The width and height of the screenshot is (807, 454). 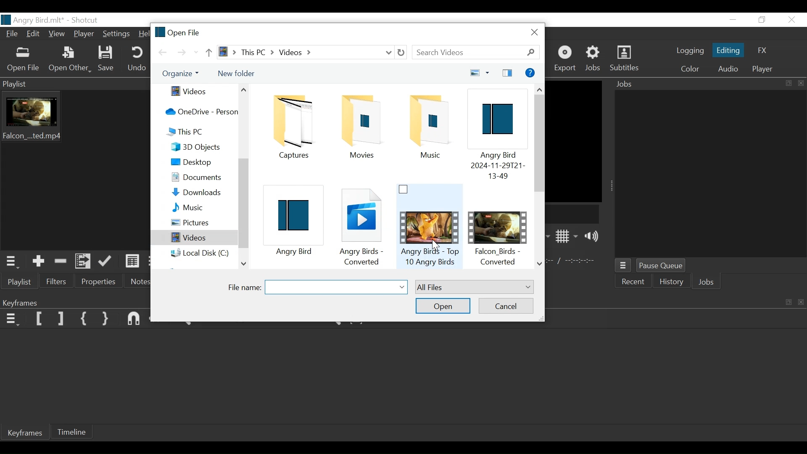 What do you see at coordinates (208, 52) in the screenshot?
I see `Go Up` at bounding box center [208, 52].